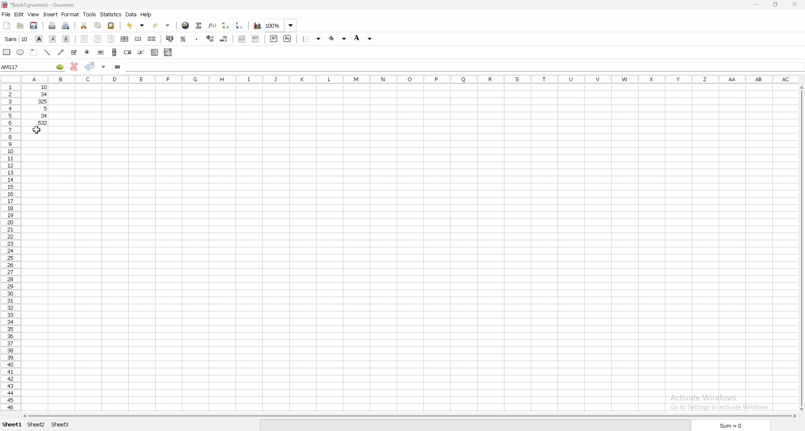  What do you see at coordinates (287, 38) in the screenshot?
I see `subscript` at bounding box center [287, 38].